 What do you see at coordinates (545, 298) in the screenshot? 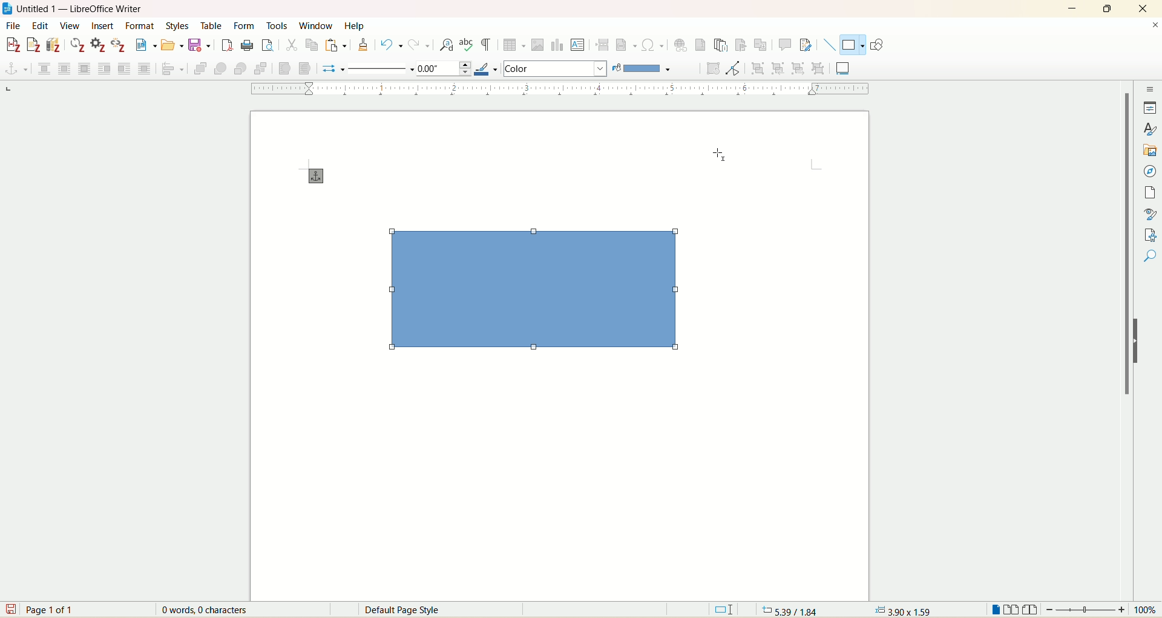
I see `rectangle shape` at bounding box center [545, 298].